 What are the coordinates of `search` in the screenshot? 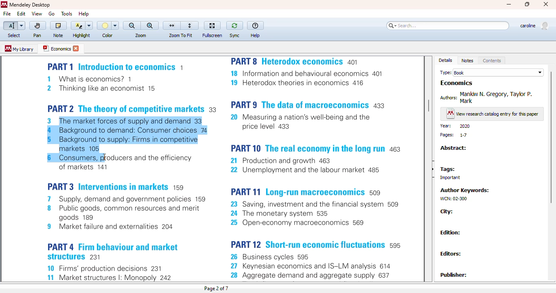 It's located at (448, 26).